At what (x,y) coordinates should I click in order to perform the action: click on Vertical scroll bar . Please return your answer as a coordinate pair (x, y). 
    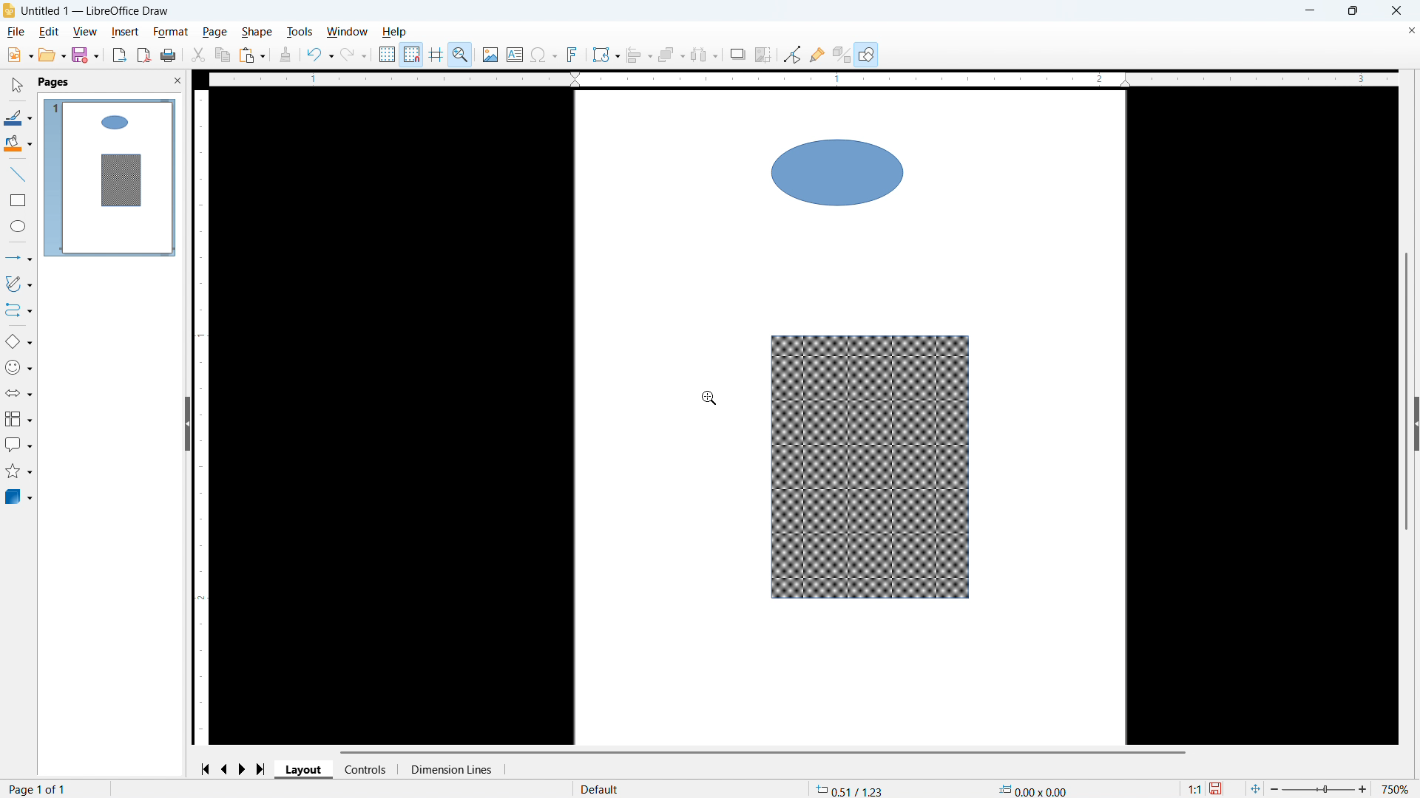
    Looking at the image, I should click on (1405, 398).